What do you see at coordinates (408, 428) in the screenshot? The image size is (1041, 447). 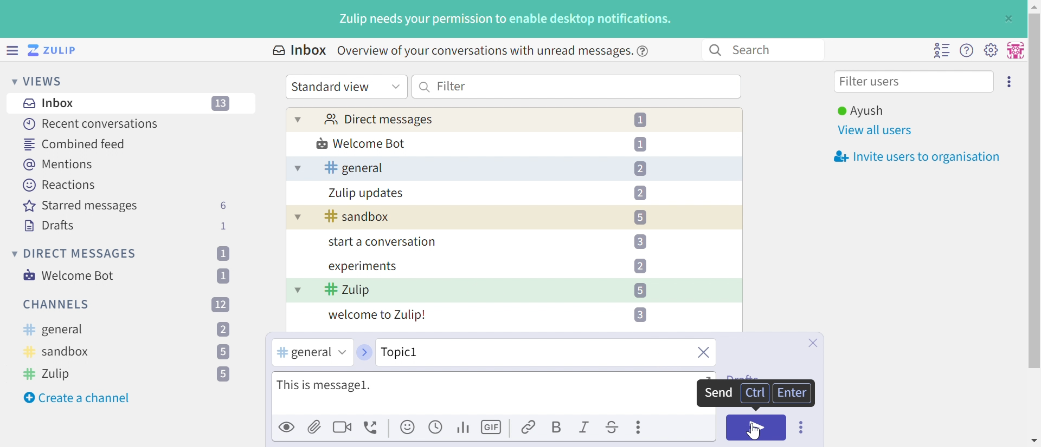 I see `Add emoji` at bounding box center [408, 428].